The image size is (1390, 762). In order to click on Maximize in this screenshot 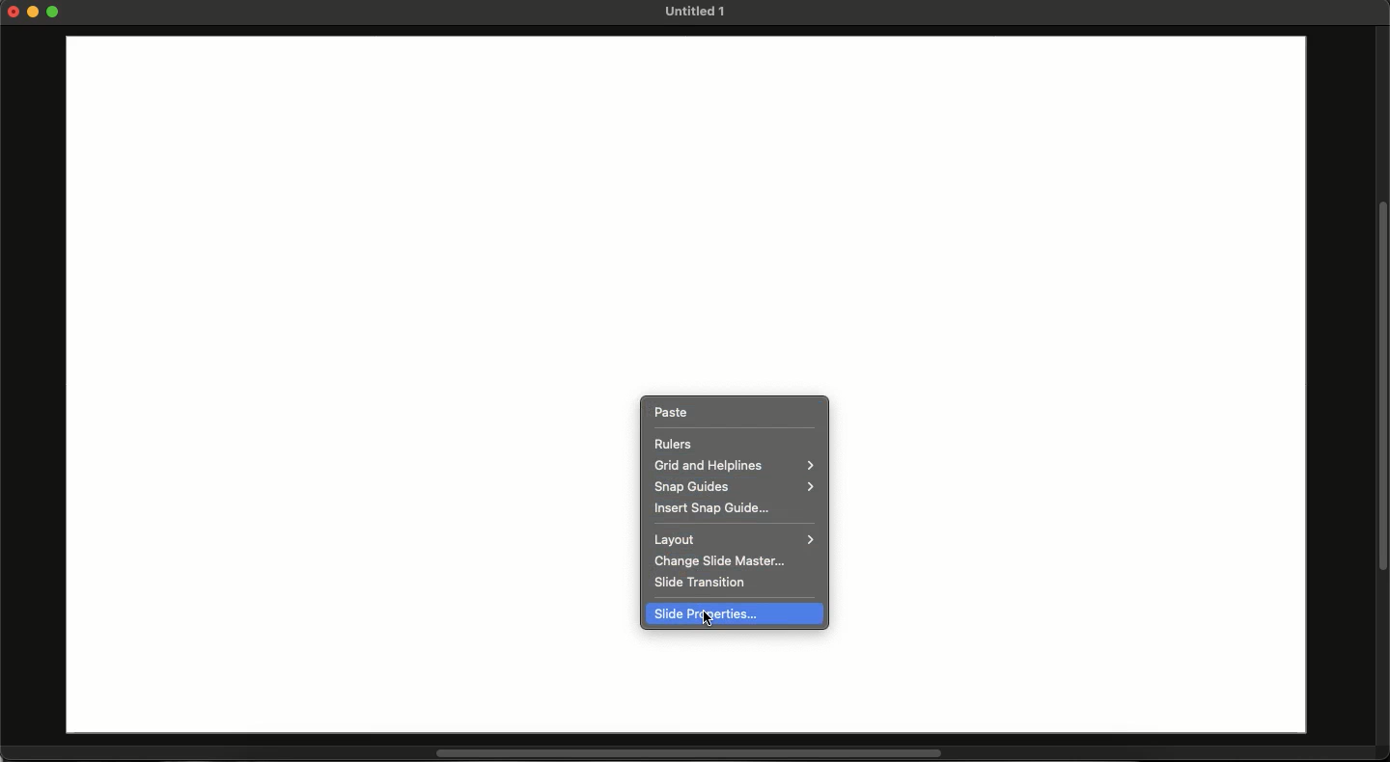, I will do `click(55, 14)`.